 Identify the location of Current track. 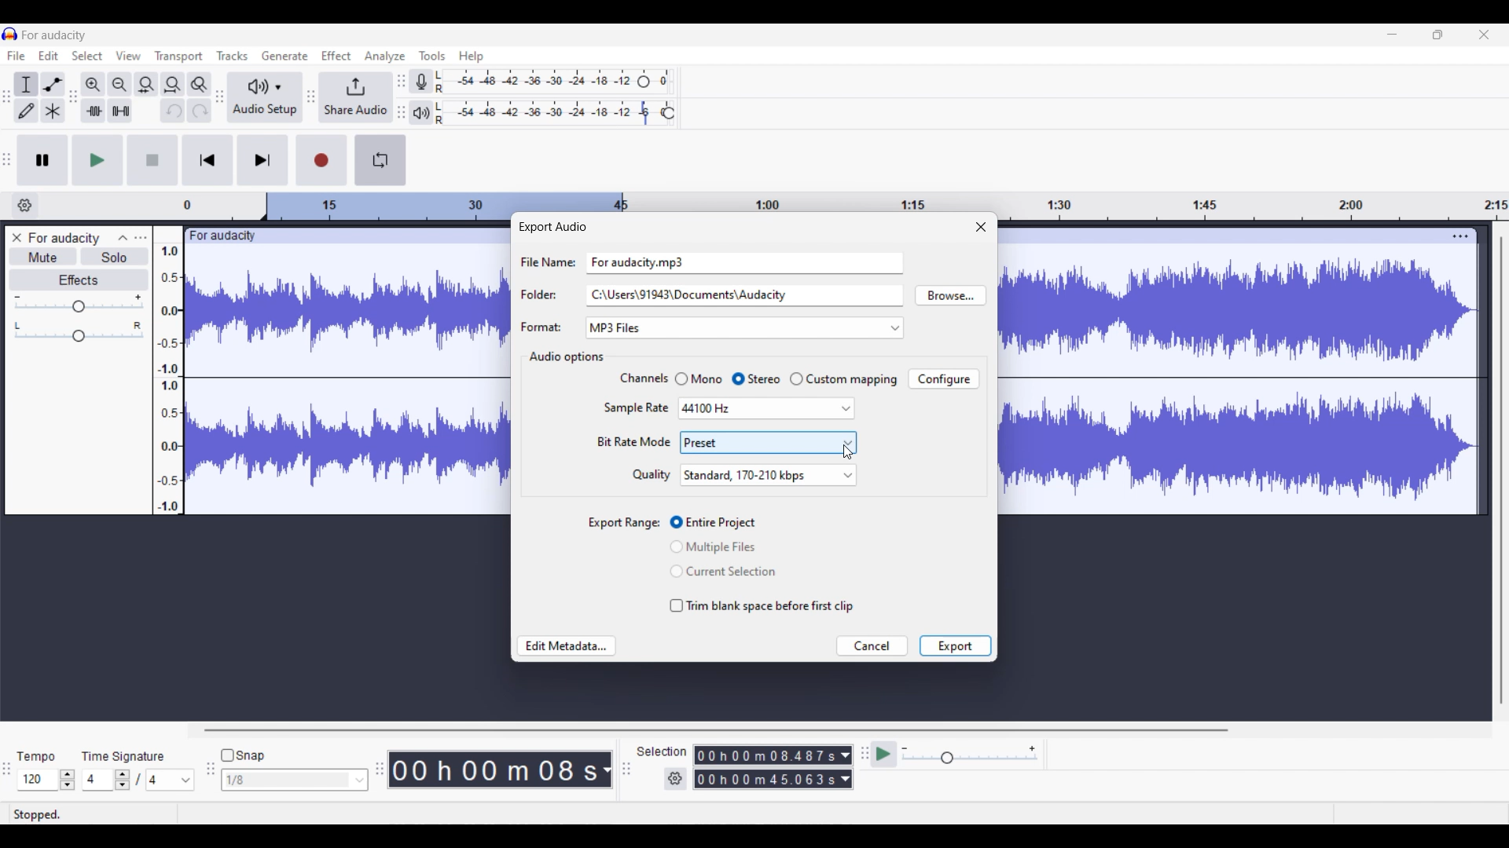
(1224, 371).